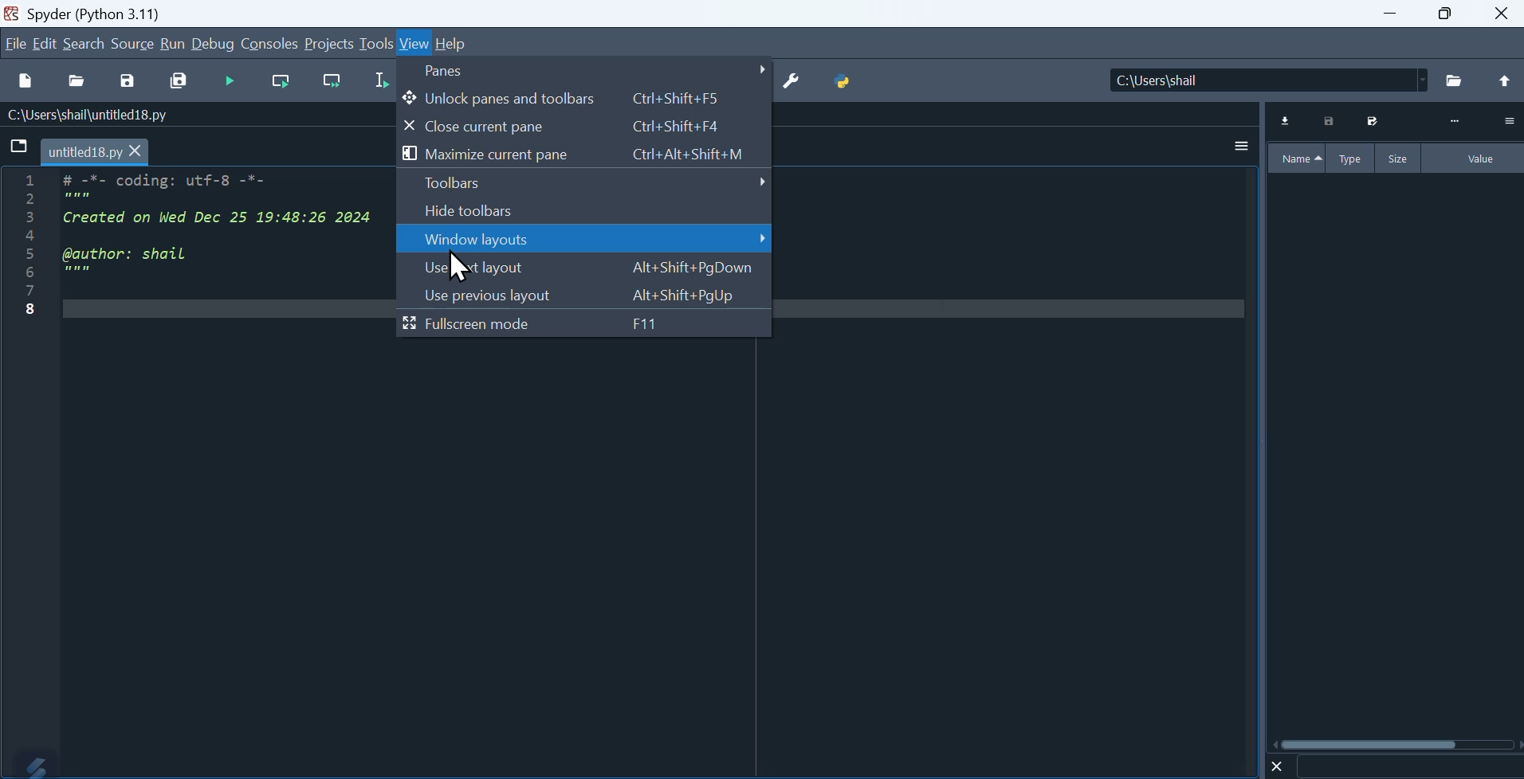 Image resolution: width=1524 pixels, height=779 pixels. What do you see at coordinates (179, 82) in the screenshot?
I see `Save all` at bounding box center [179, 82].